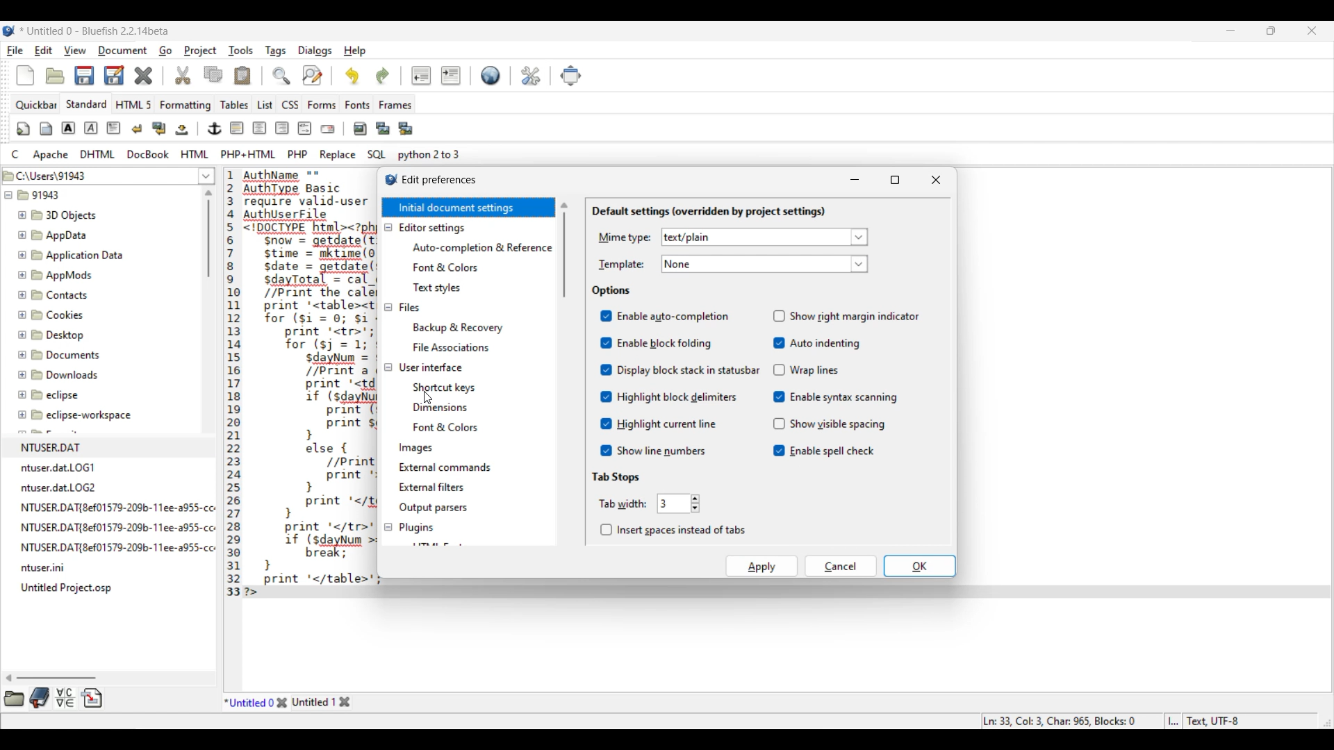 The height and width of the screenshot is (750, 1334). What do you see at coordinates (355, 51) in the screenshot?
I see `Help menu` at bounding box center [355, 51].